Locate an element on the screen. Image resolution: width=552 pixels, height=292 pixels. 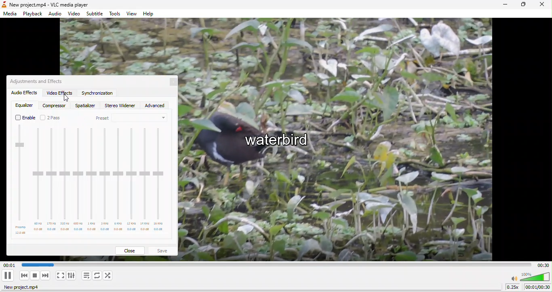
advanced is located at coordinates (157, 105).